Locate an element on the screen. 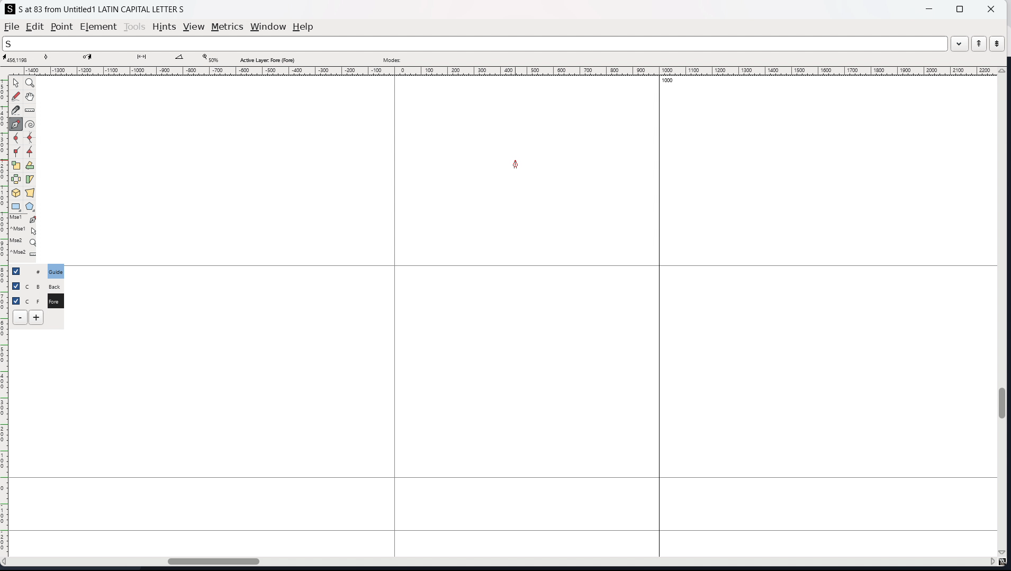 This screenshot has height=571, width=1011. add a tangent point is located at coordinates (30, 152).